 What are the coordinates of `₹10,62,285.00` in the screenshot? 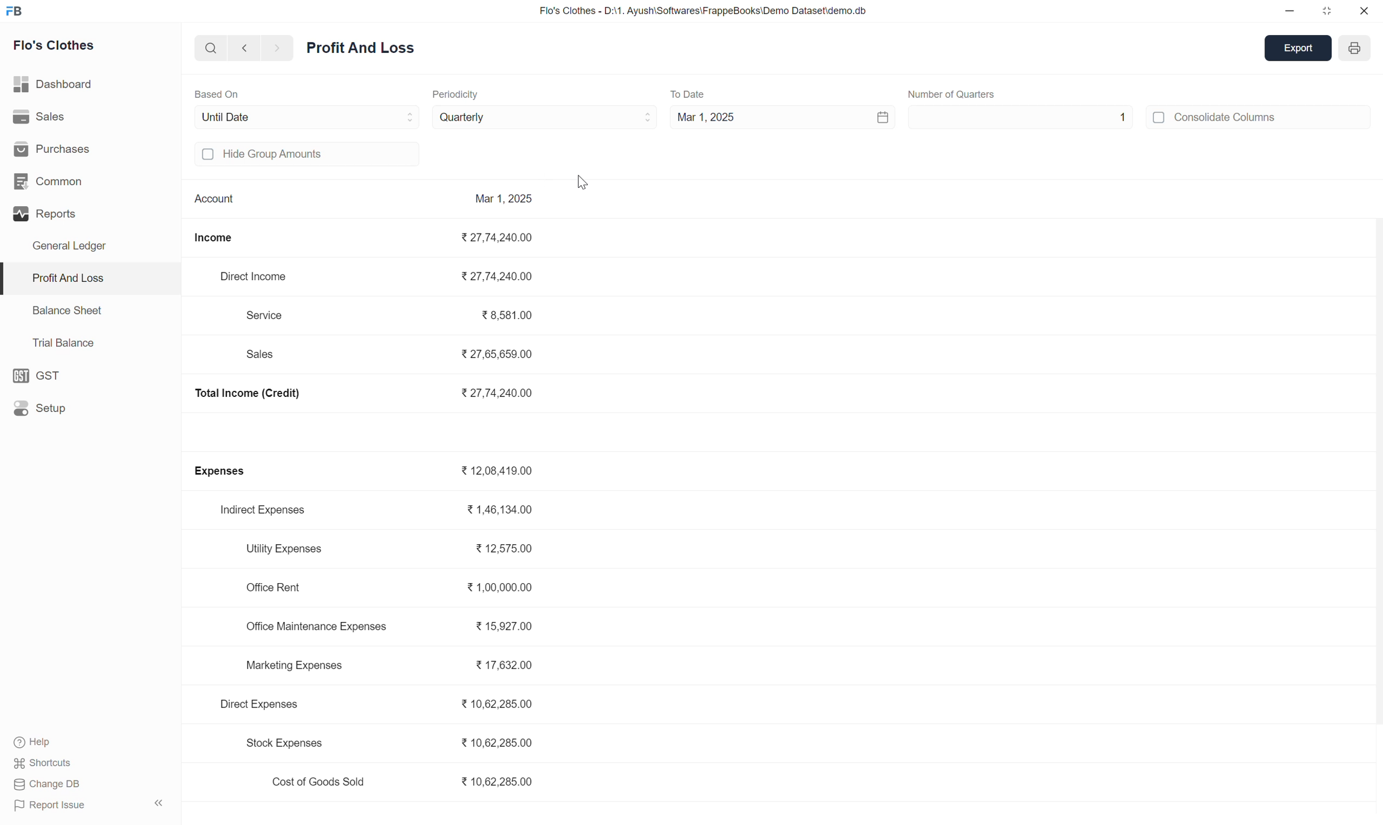 It's located at (494, 782).